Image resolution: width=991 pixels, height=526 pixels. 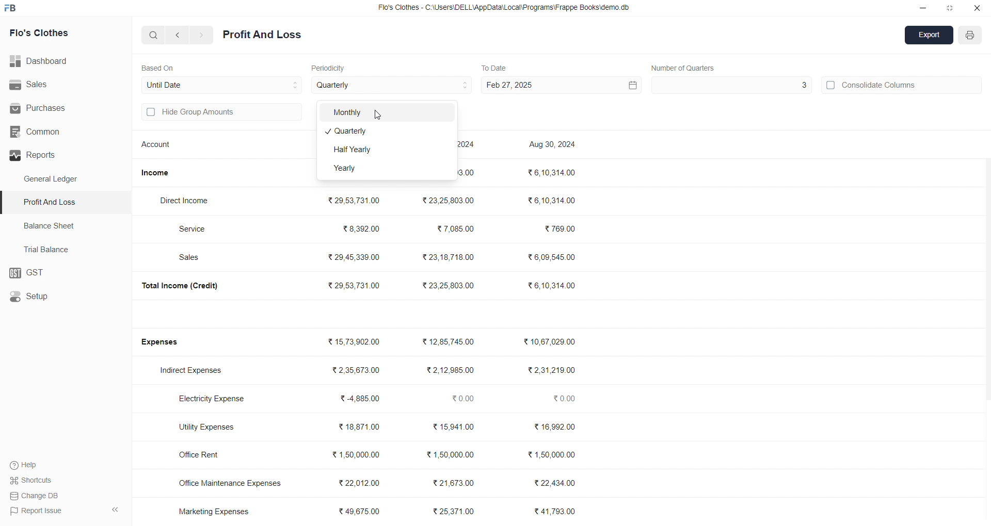 What do you see at coordinates (262, 35) in the screenshot?
I see `Profit And Loss` at bounding box center [262, 35].